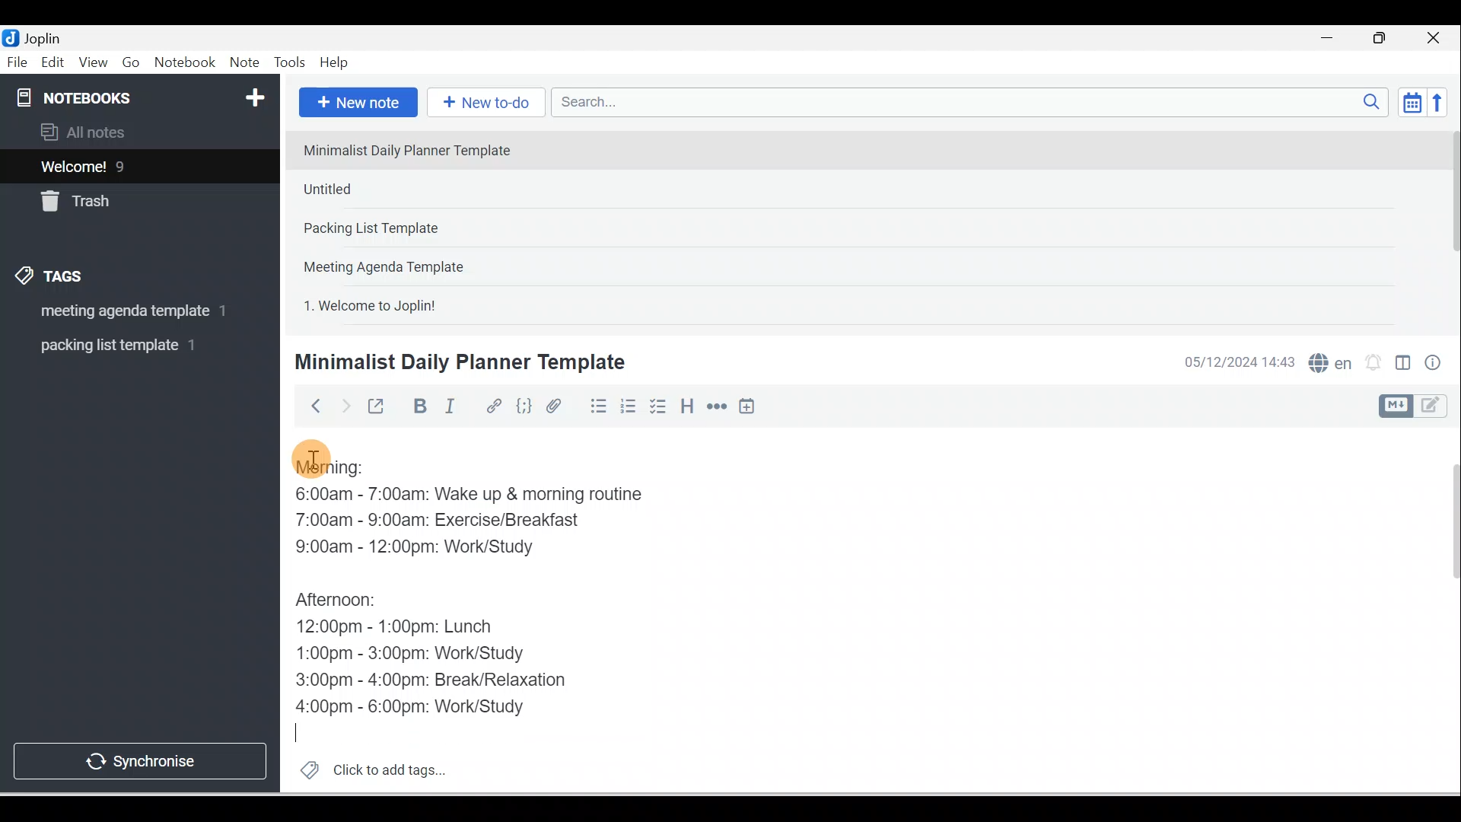  What do you see at coordinates (349, 601) in the screenshot?
I see `Afternoon:` at bounding box center [349, 601].